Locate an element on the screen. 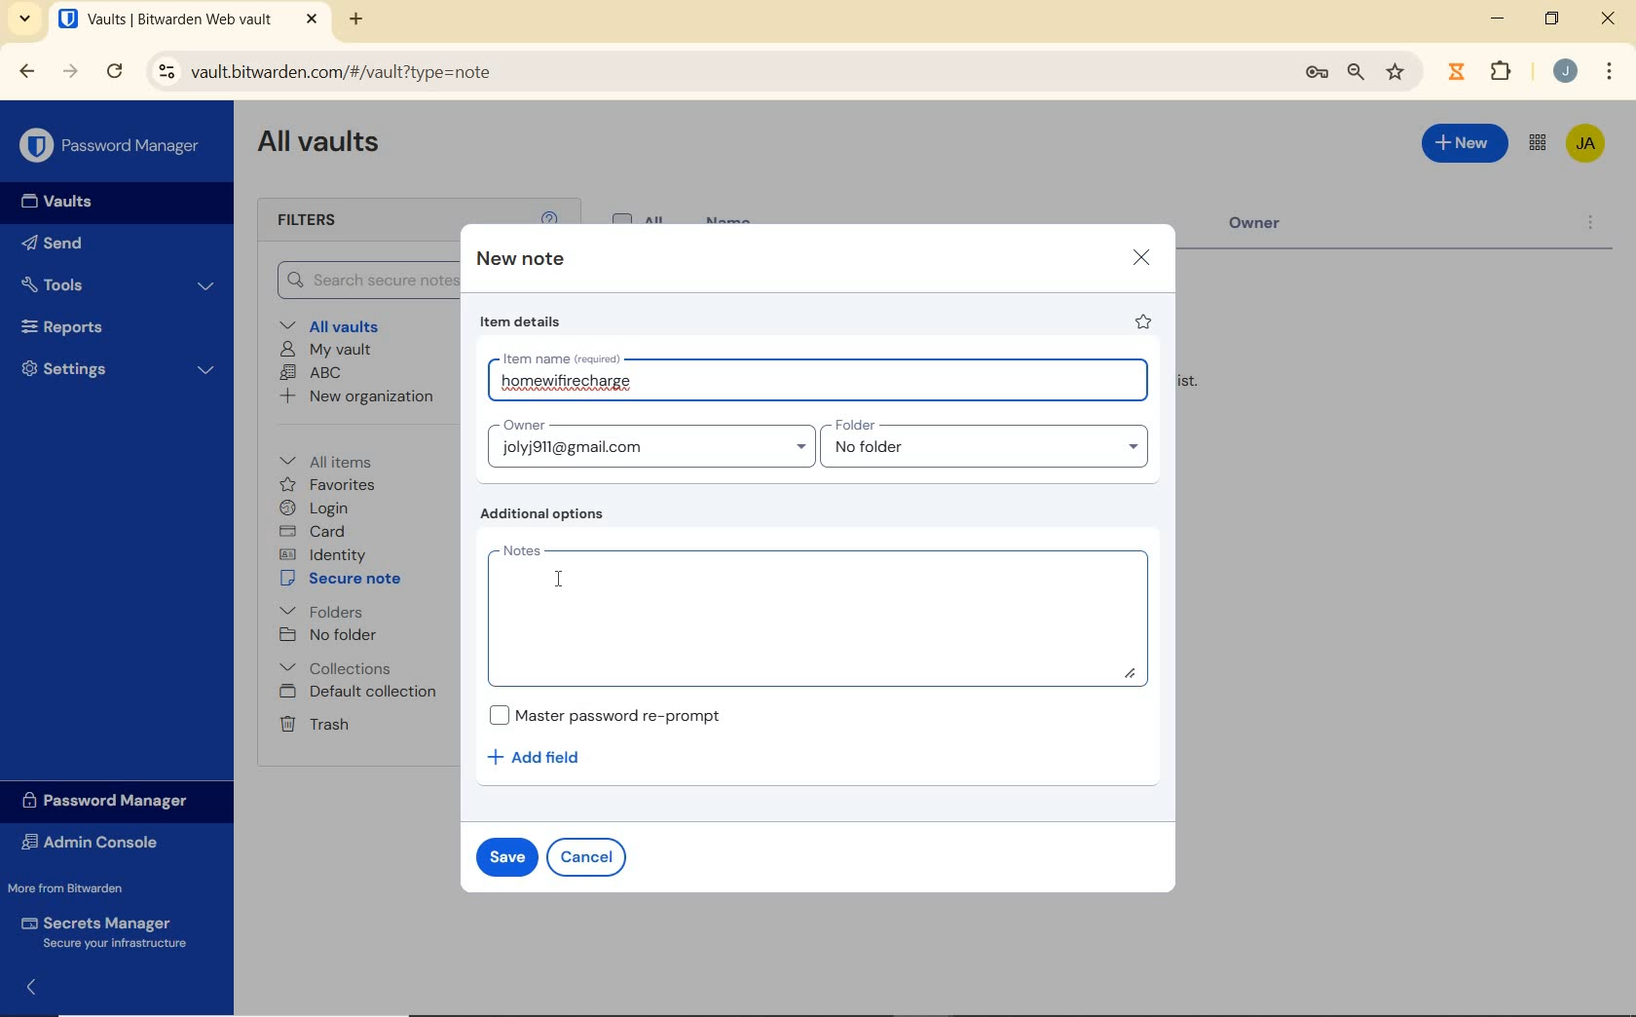  save is located at coordinates (505, 855).